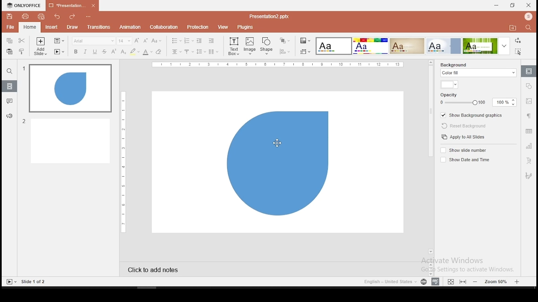 The width and height of the screenshot is (538, 302). Describe the element at coordinates (476, 281) in the screenshot. I see `zoom in` at that location.